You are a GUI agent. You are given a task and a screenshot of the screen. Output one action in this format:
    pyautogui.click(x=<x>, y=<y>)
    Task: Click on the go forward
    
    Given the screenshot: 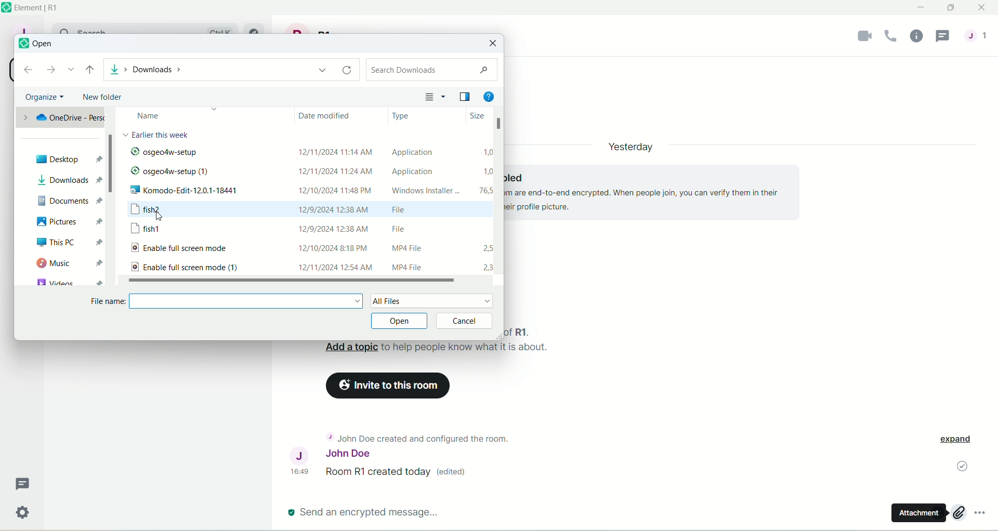 What is the action you would take?
    pyautogui.click(x=50, y=71)
    